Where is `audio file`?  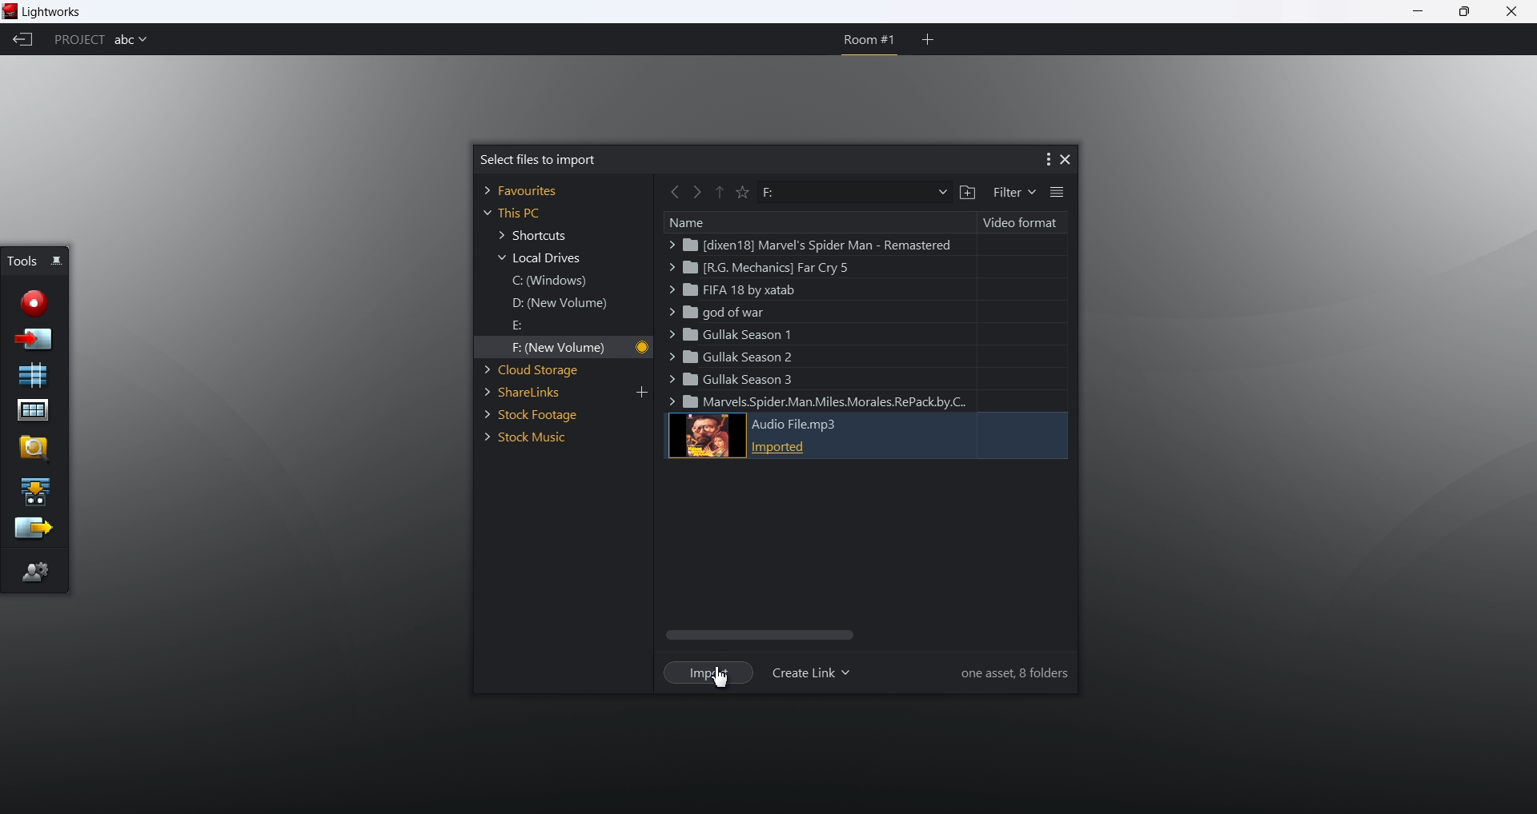 audio file is located at coordinates (865, 436).